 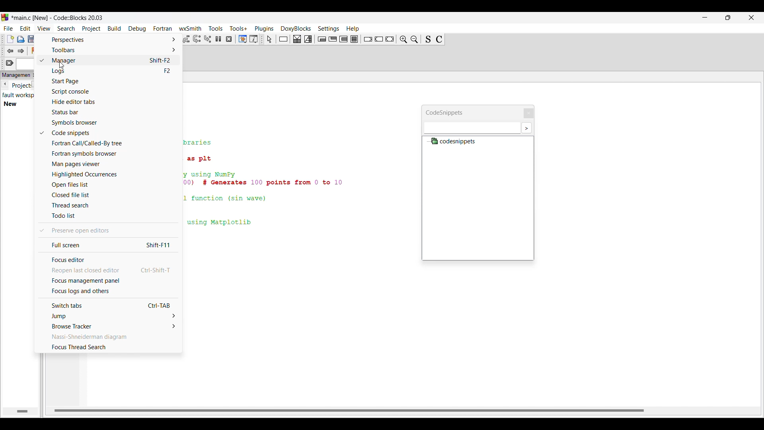 What do you see at coordinates (18, 99) in the screenshot?
I see `Details of current tab` at bounding box center [18, 99].